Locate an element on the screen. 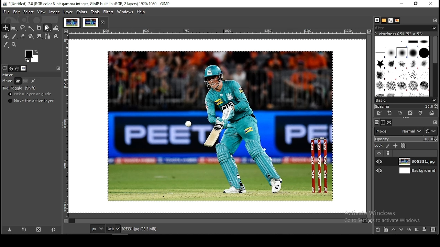 This screenshot has width=440, height=247. new layer is located at coordinates (378, 230).